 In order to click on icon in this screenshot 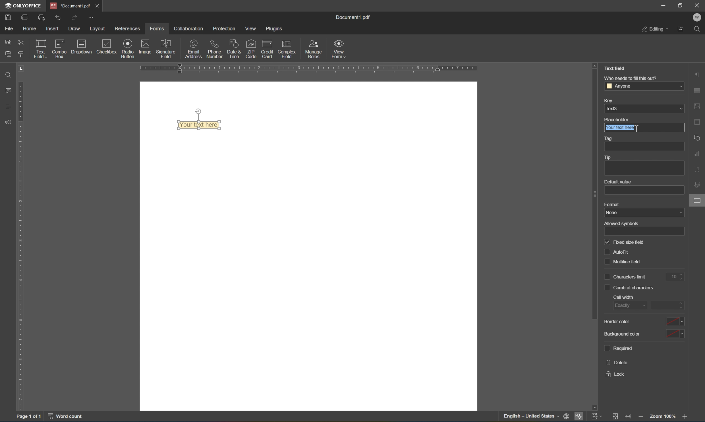, I will do `click(61, 42)`.